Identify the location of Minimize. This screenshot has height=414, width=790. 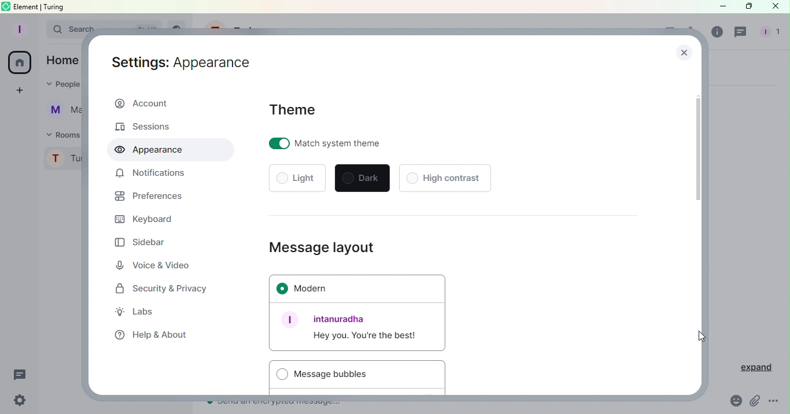
(718, 6).